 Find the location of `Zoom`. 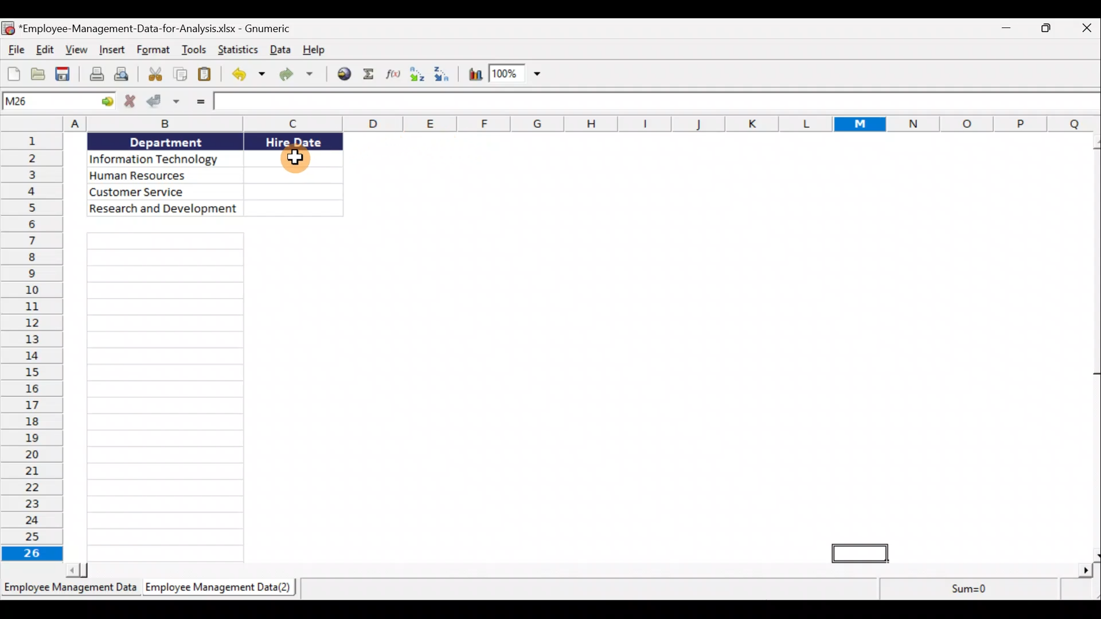

Zoom is located at coordinates (517, 75).